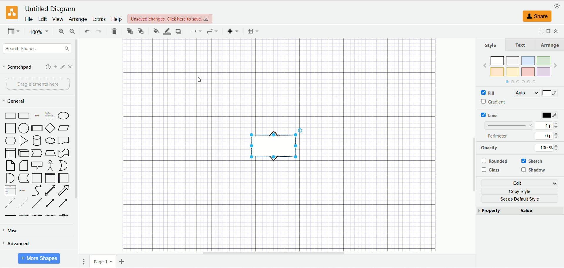 This screenshot has width=564, height=268. Describe the element at coordinates (45, 67) in the screenshot. I see `help` at that location.